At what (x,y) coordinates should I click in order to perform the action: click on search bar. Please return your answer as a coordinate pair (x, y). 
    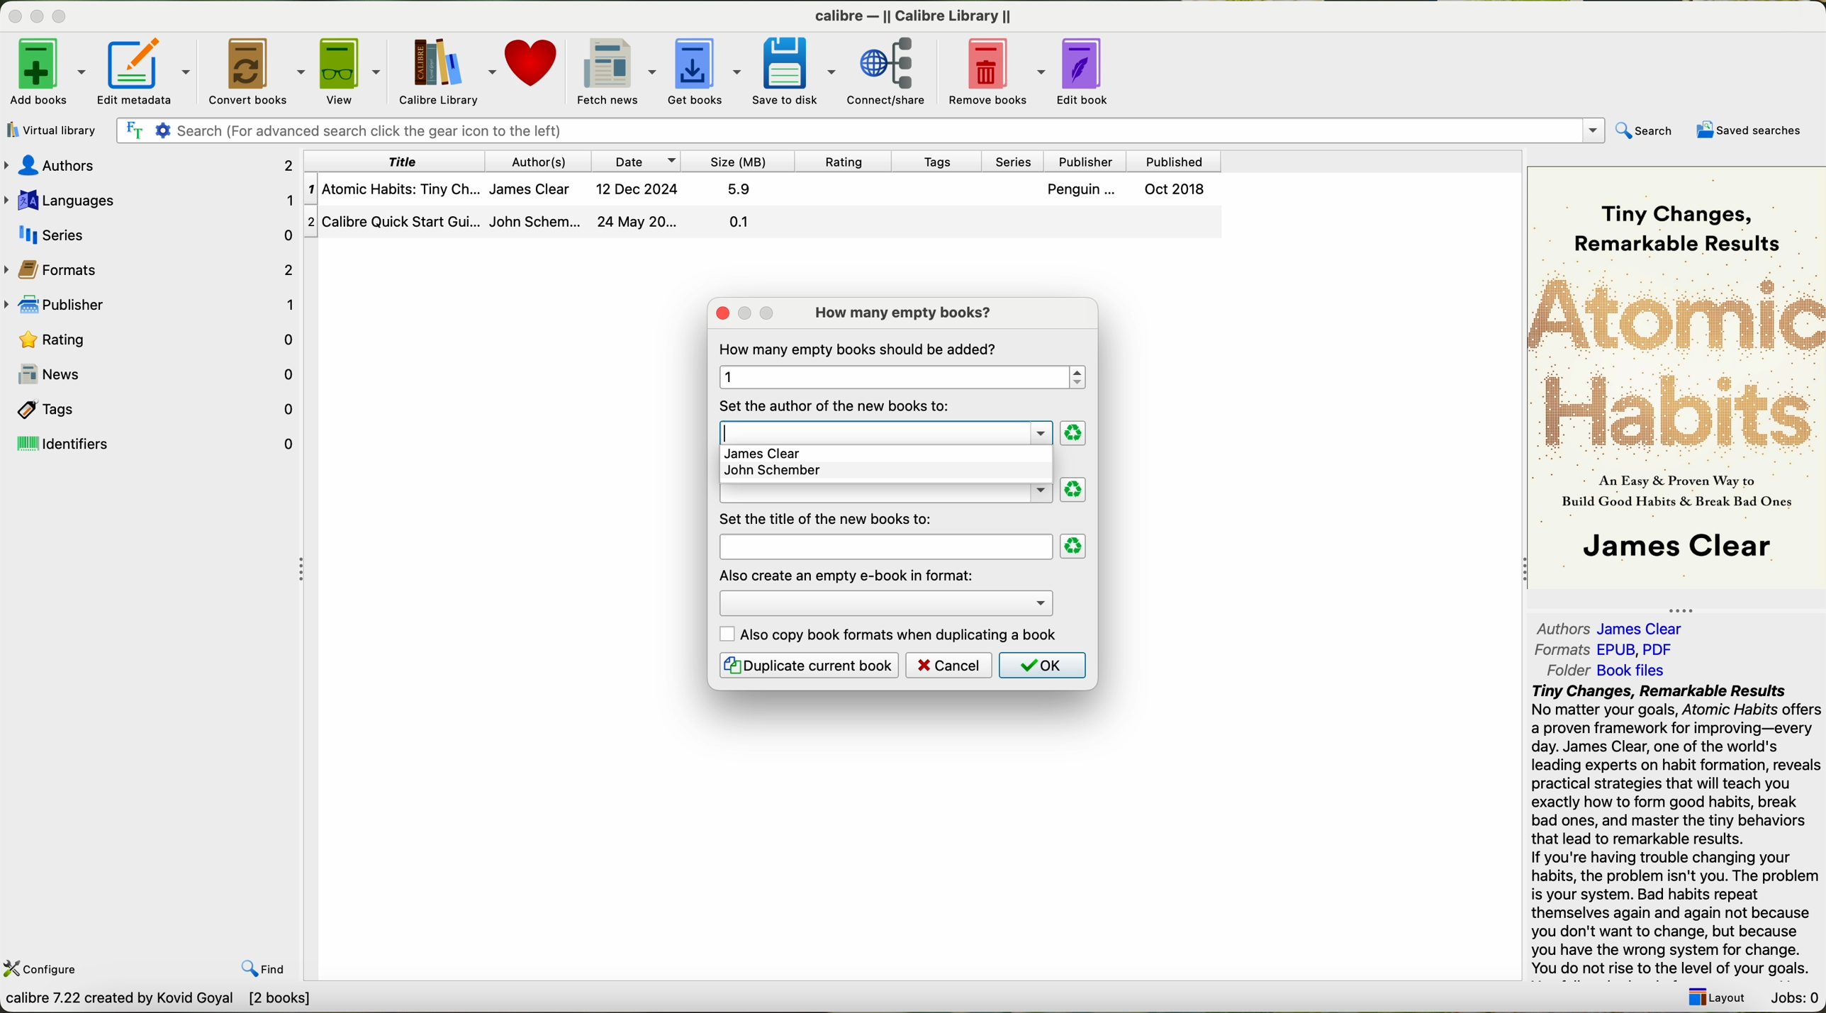
    Looking at the image, I should click on (864, 130).